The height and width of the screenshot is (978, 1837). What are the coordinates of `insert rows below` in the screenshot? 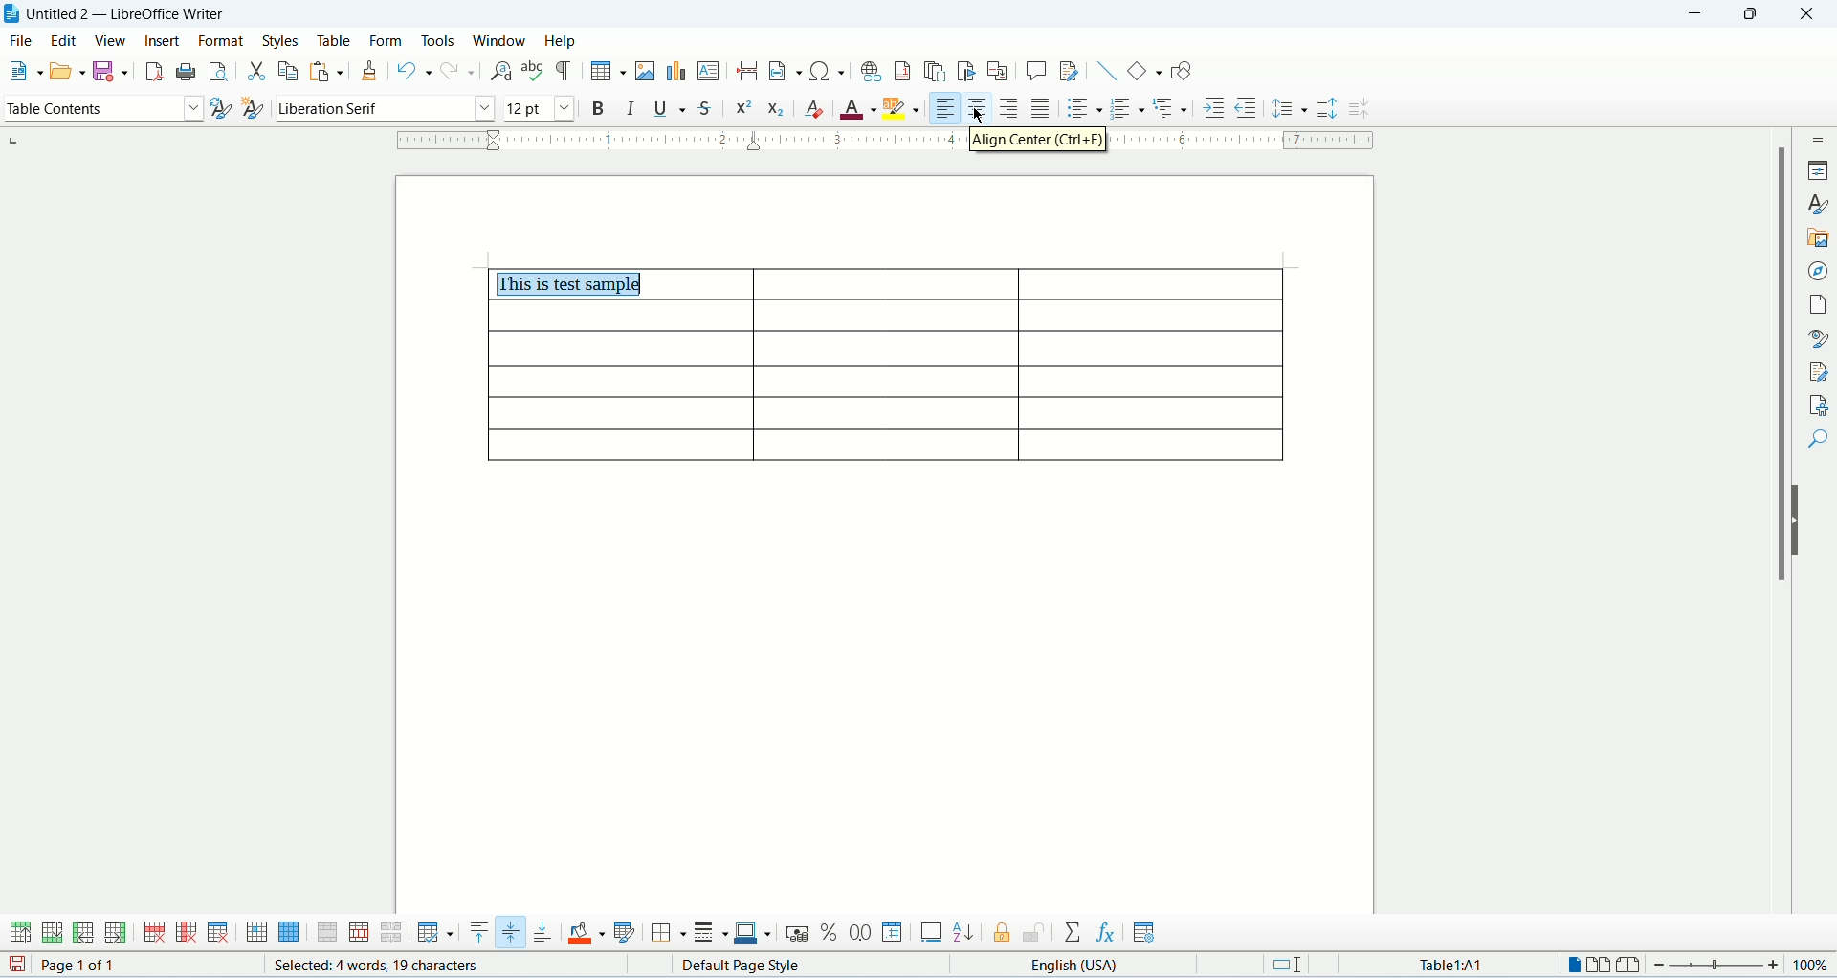 It's located at (51, 933).